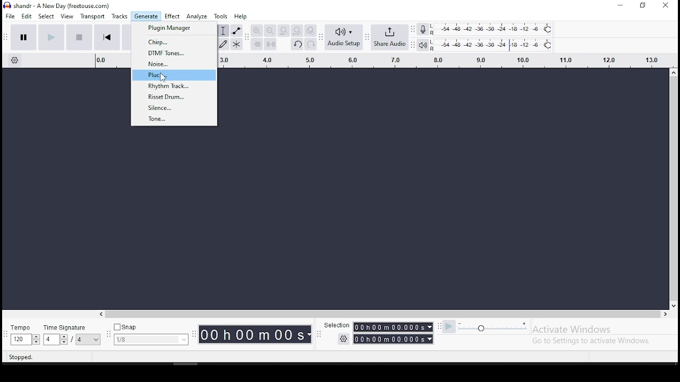 This screenshot has height=382, width=680. What do you see at coordinates (222, 44) in the screenshot?
I see `draw tool` at bounding box center [222, 44].